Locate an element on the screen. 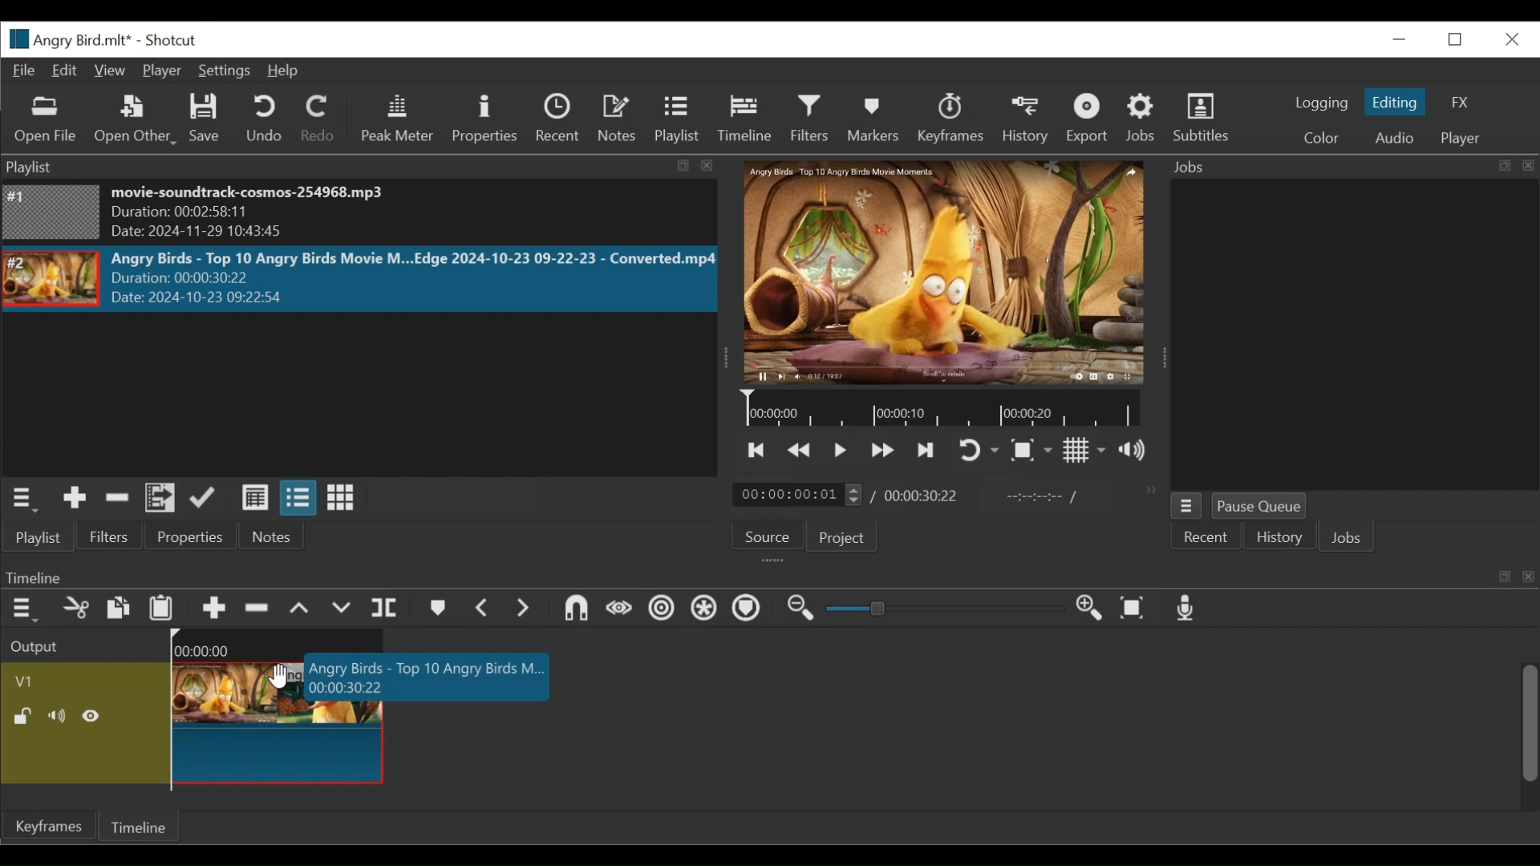 The height and width of the screenshot is (866, 1540). Markers is located at coordinates (436, 609).